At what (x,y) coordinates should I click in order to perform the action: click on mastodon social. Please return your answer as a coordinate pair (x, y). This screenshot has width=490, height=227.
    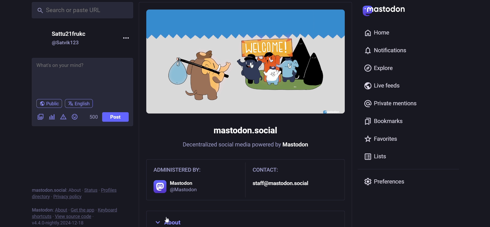
    Looking at the image, I should click on (247, 131).